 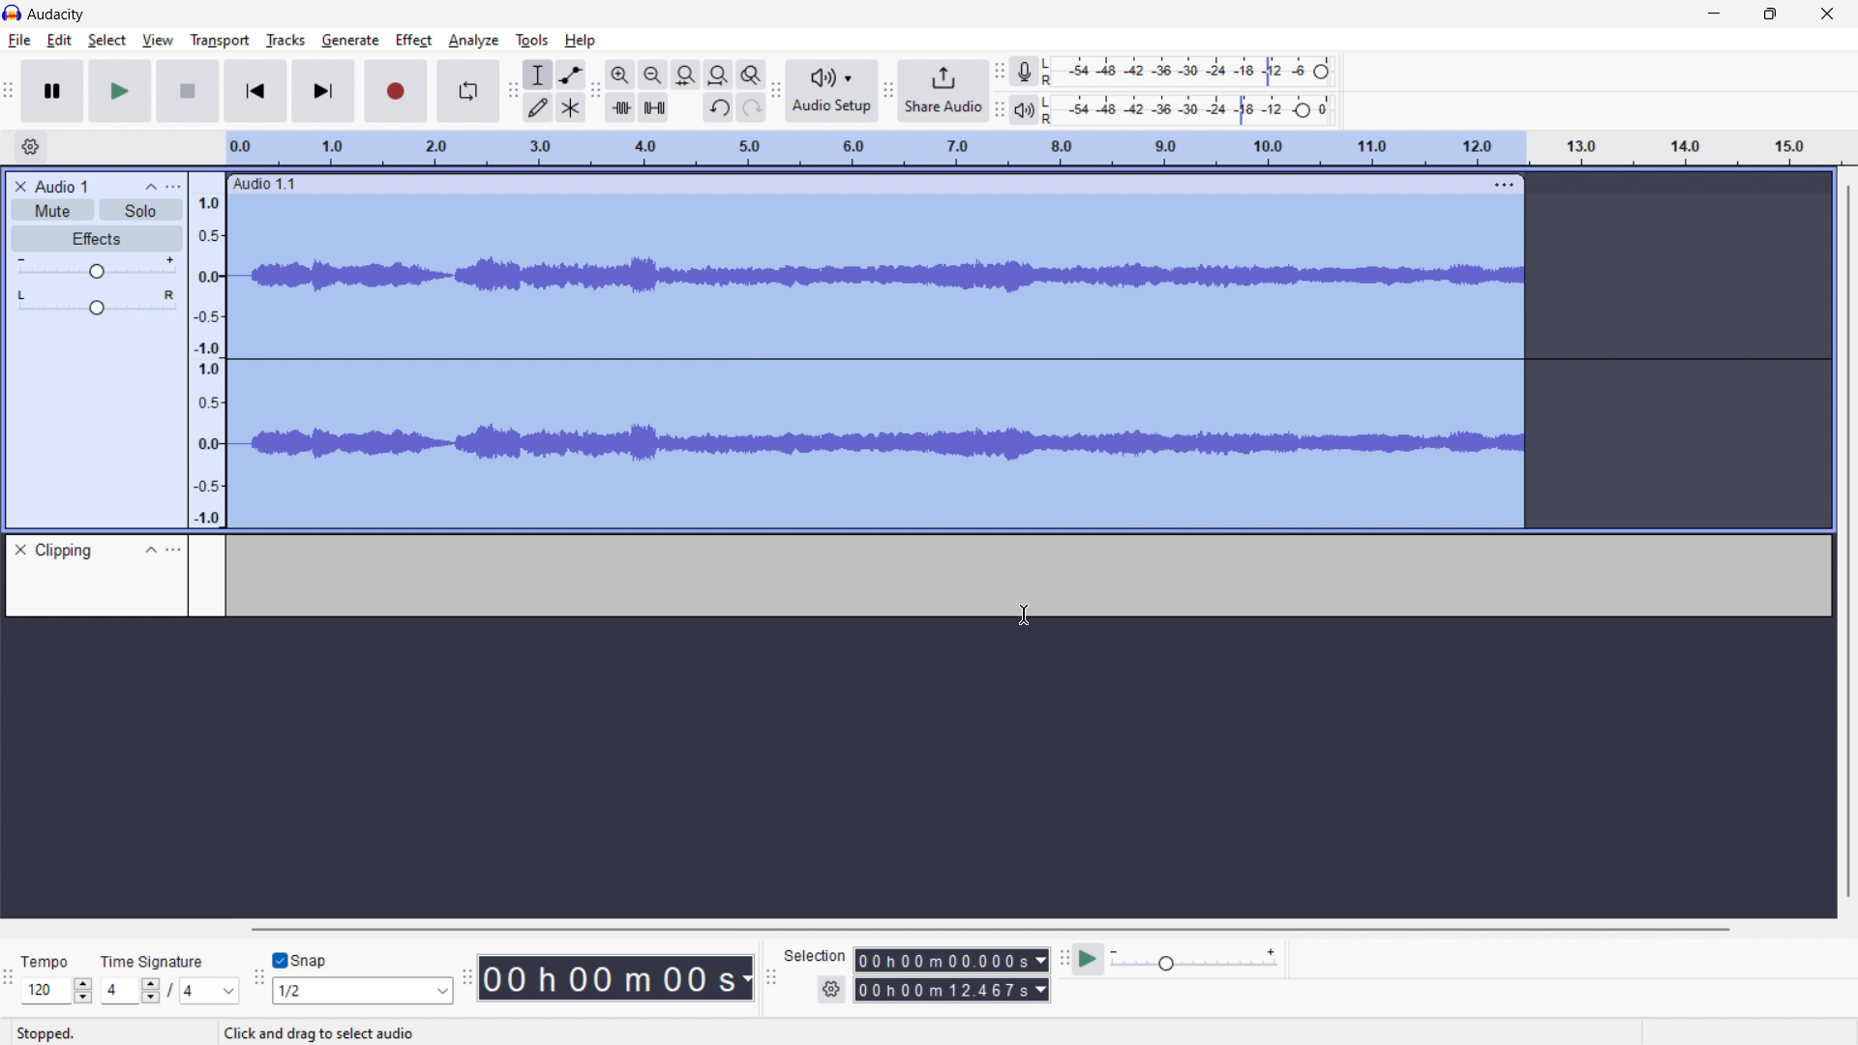 What do you see at coordinates (950, 989) in the screenshot?
I see `end time` at bounding box center [950, 989].